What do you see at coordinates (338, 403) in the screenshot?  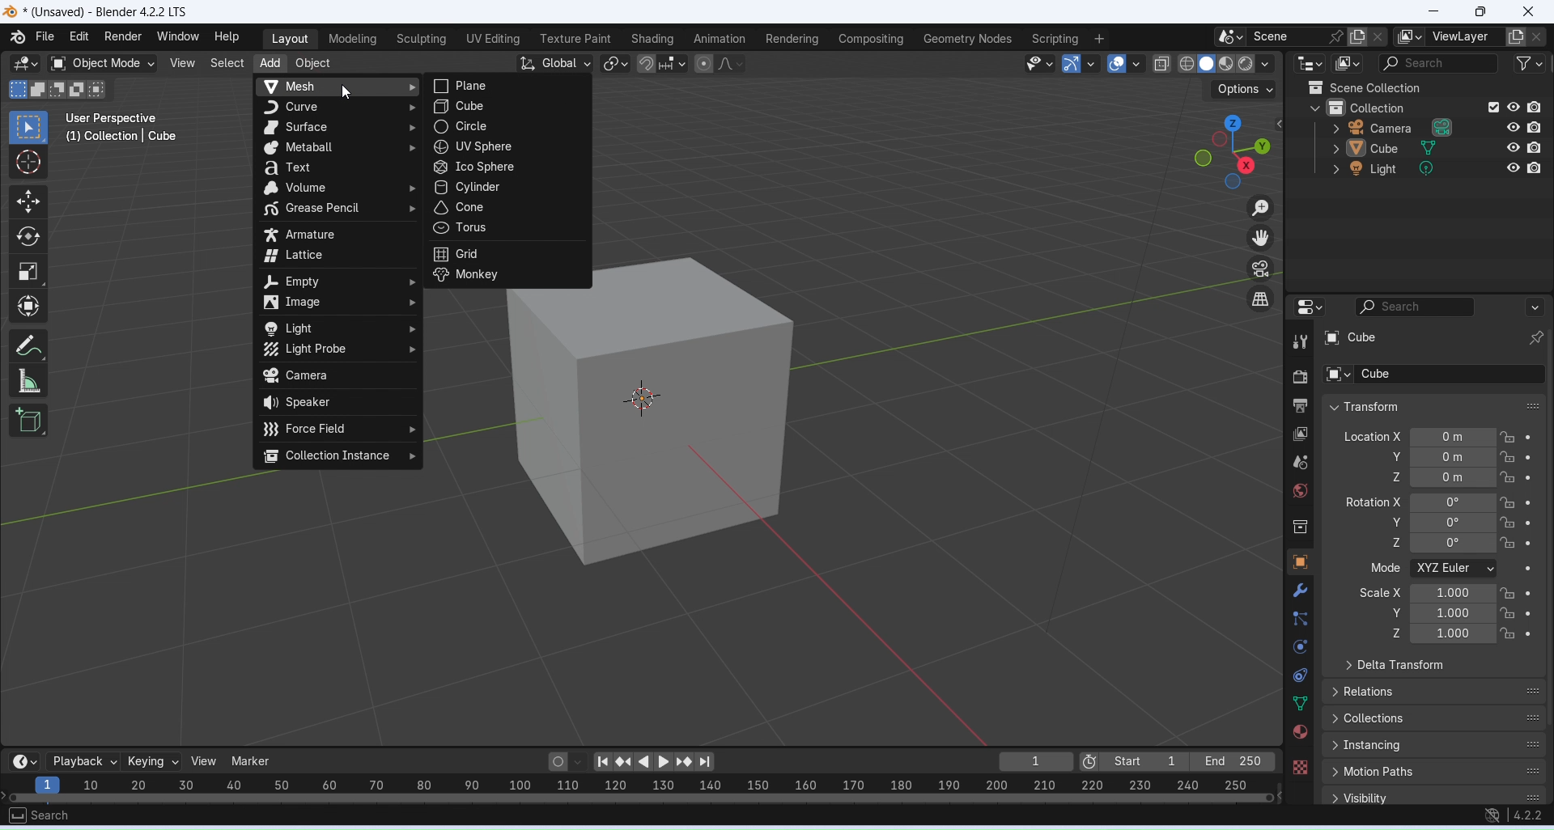 I see `speaker` at bounding box center [338, 403].